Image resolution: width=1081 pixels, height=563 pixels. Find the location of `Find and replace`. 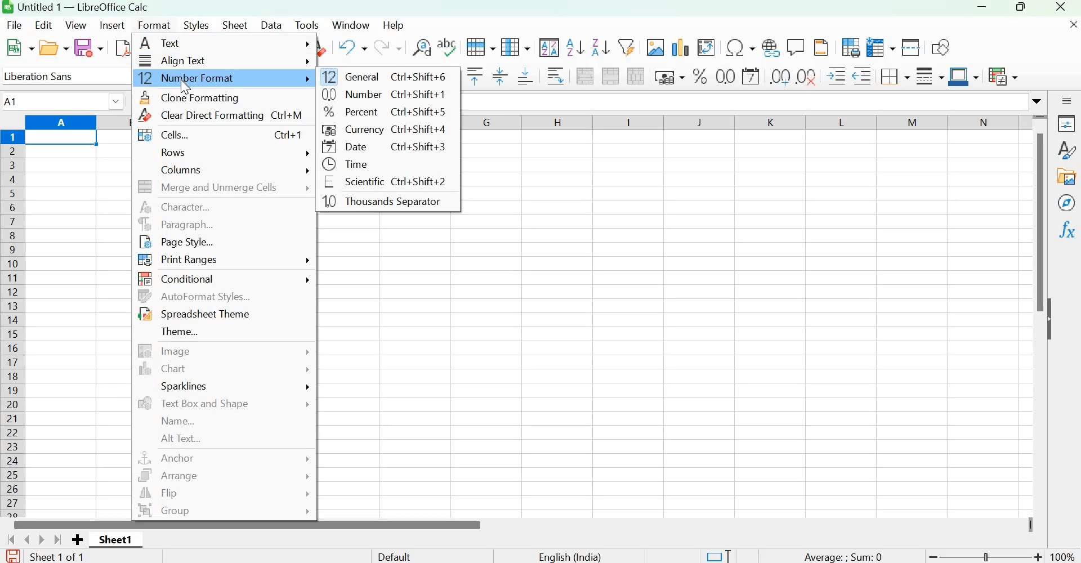

Find and replace is located at coordinates (421, 47).